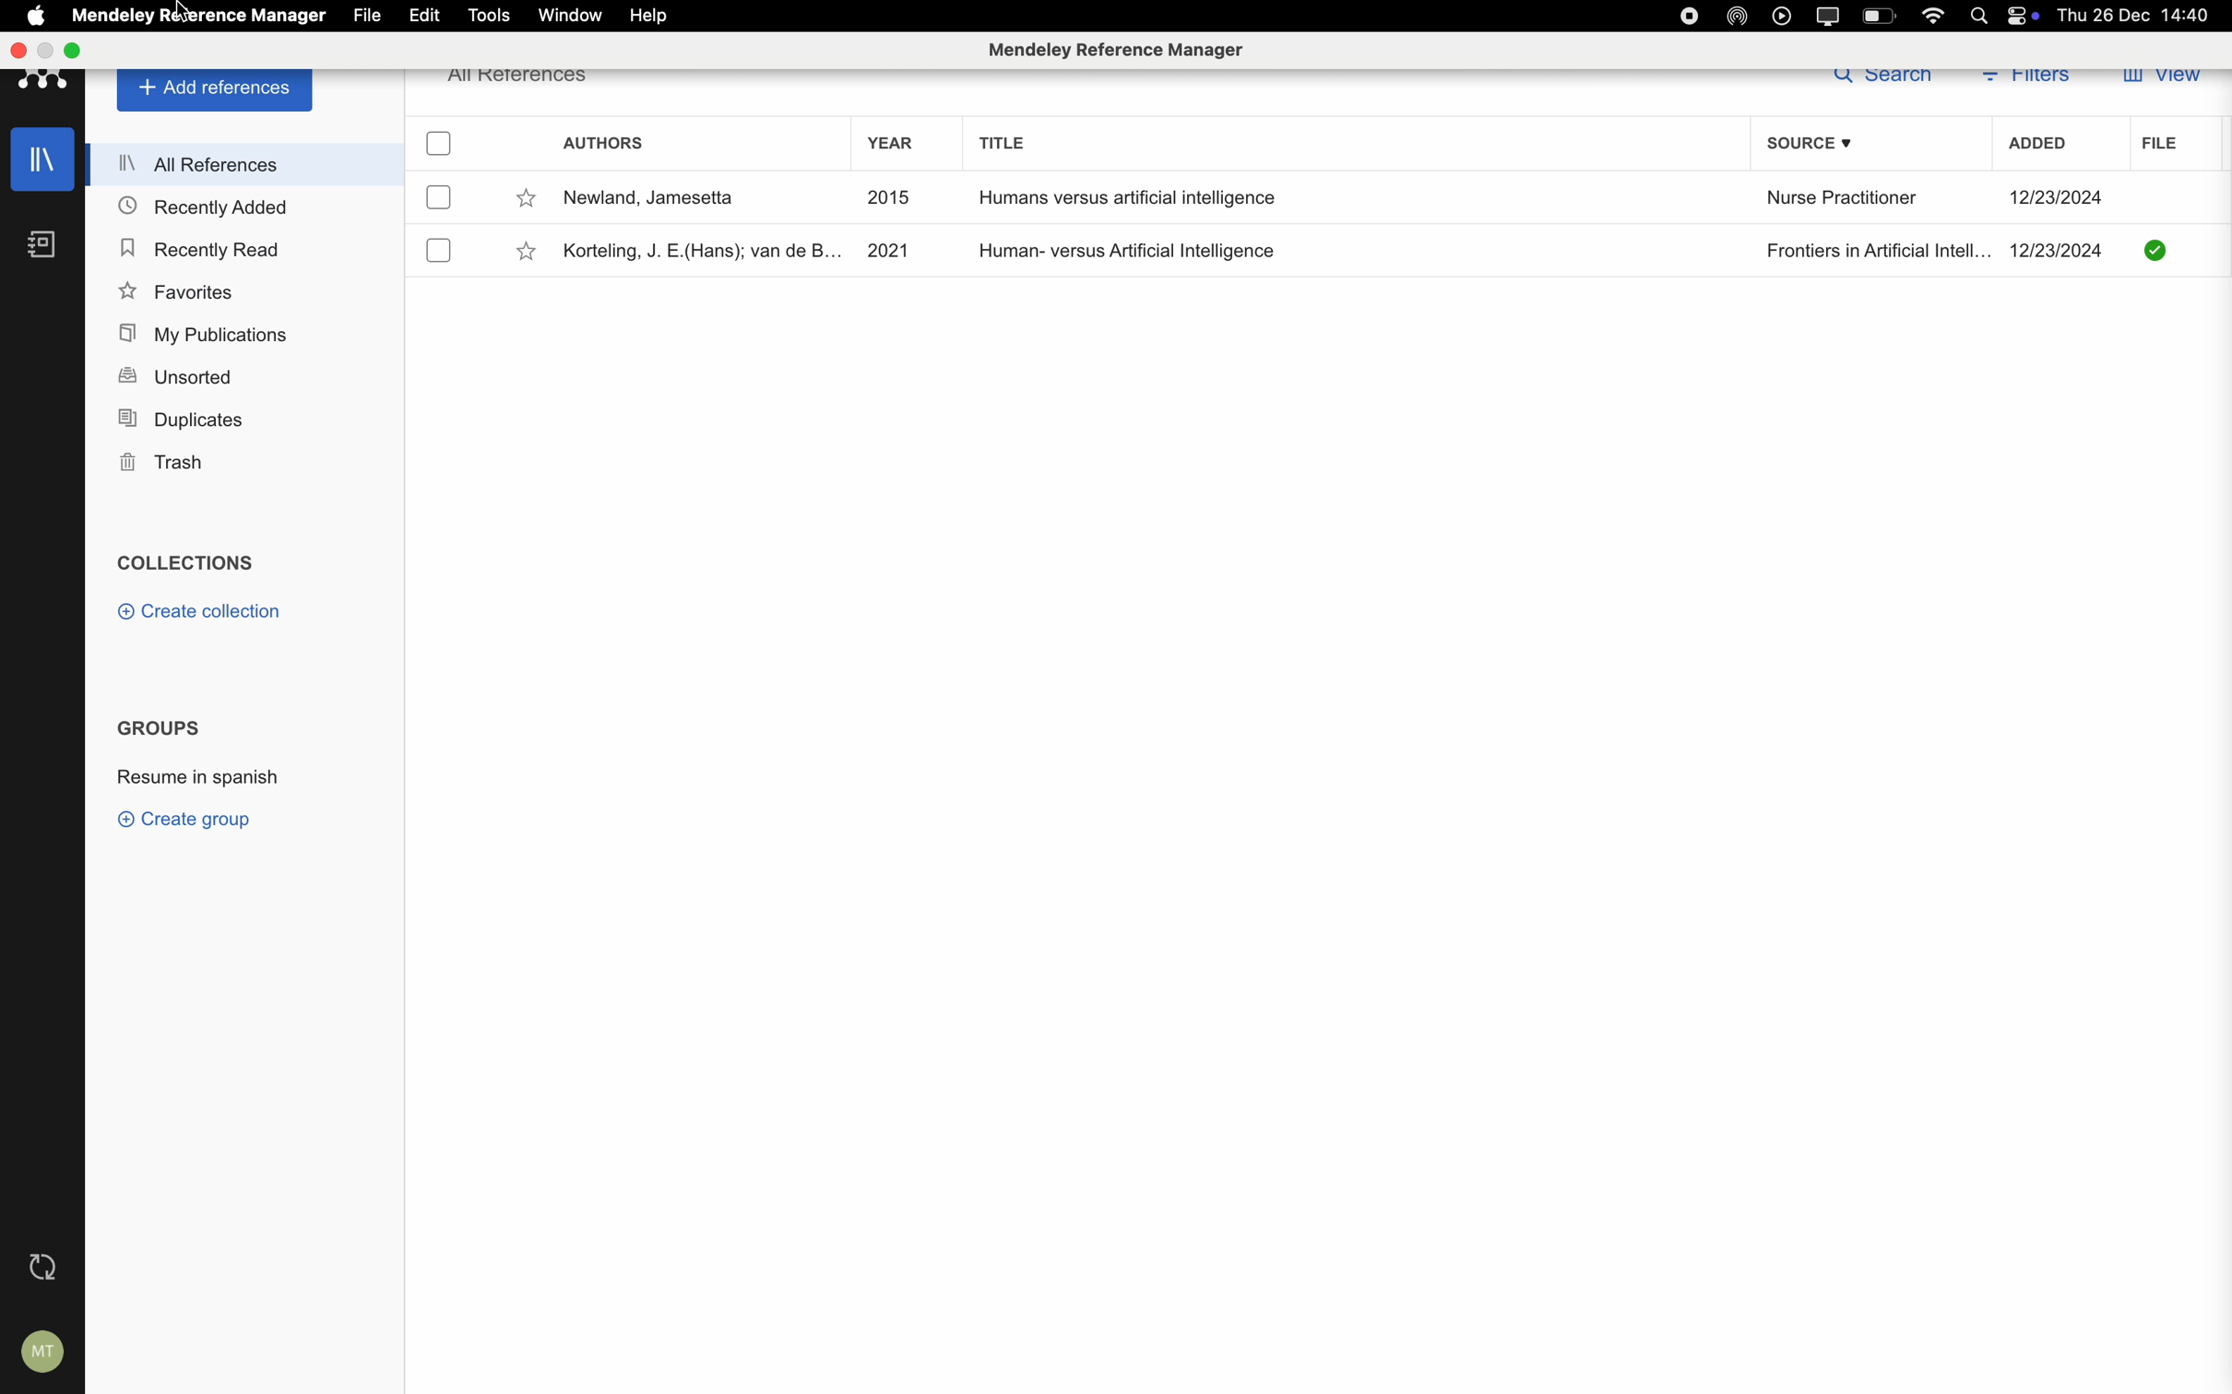  Describe the element at coordinates (42, 244) in the screenshot. I see `notebooks` at that location.